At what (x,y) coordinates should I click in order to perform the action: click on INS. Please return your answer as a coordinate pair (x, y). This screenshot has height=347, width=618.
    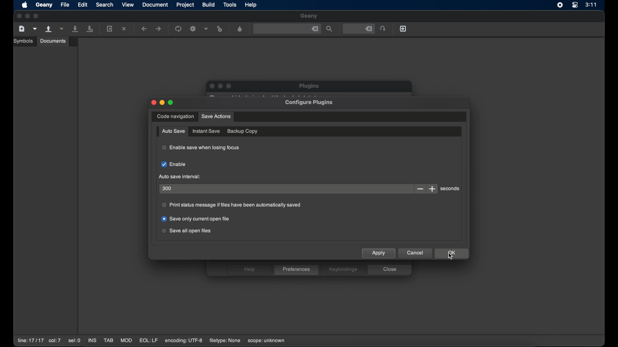
    Looking at the image, I should click on (93, 341).